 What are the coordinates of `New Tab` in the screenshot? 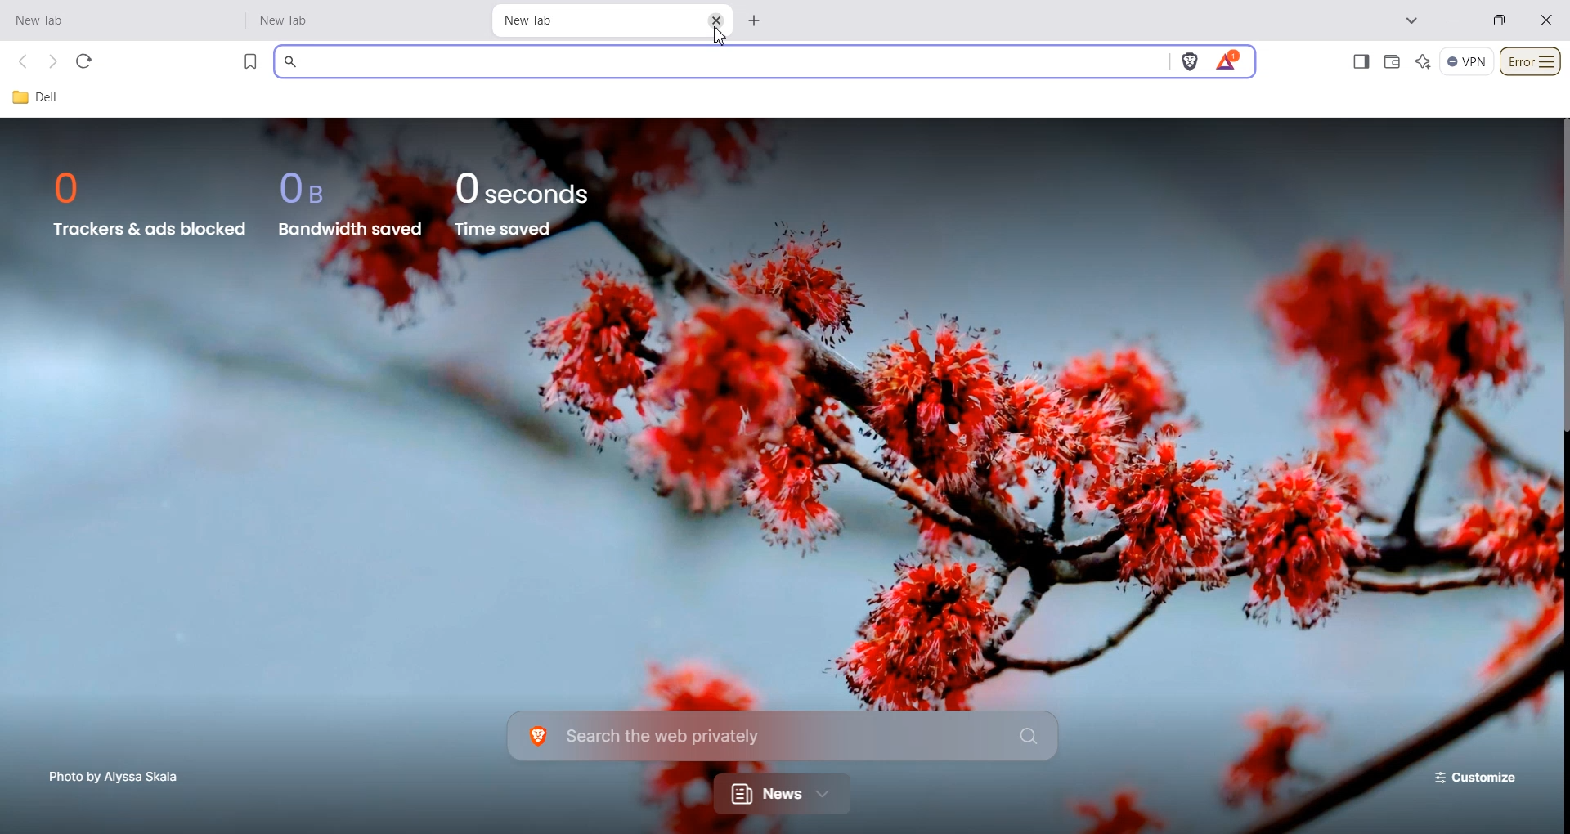 It's located at (351, 20).